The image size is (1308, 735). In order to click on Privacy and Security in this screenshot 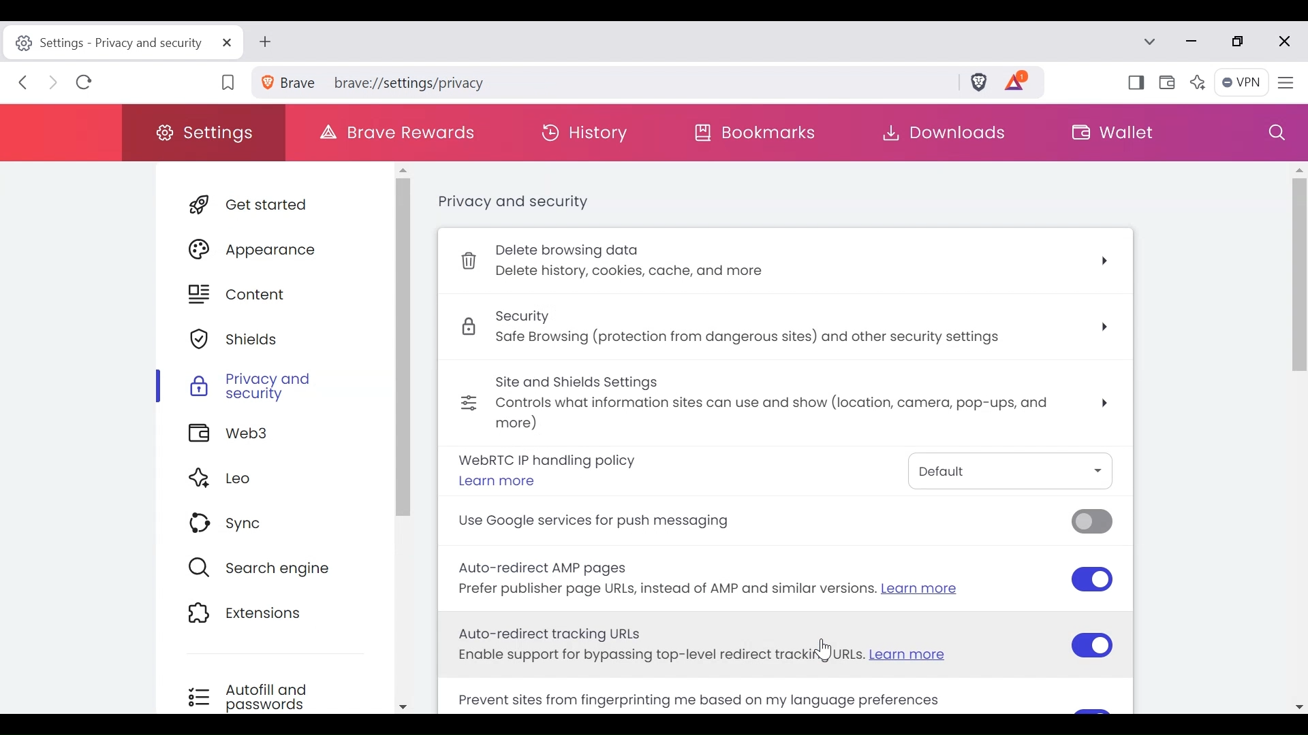, I will do `click(272, 387)`.